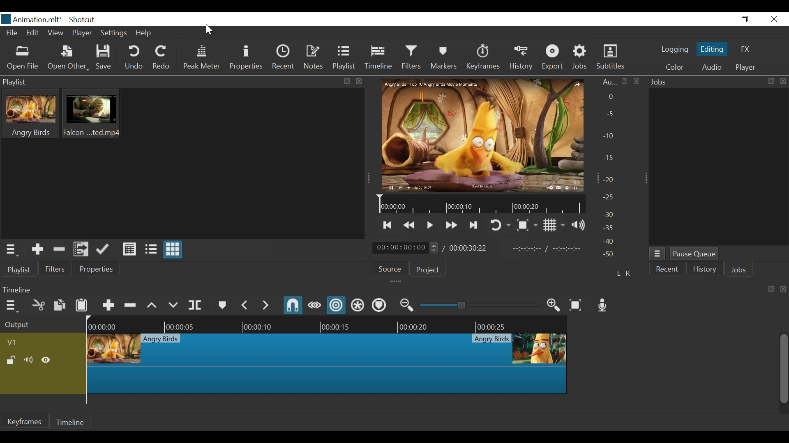 The height and width of the screenshot is (443, 789). What do you see at coordinates (82, 304) in the screenshot?
I see `Paste` at bounding box center [82, 304].